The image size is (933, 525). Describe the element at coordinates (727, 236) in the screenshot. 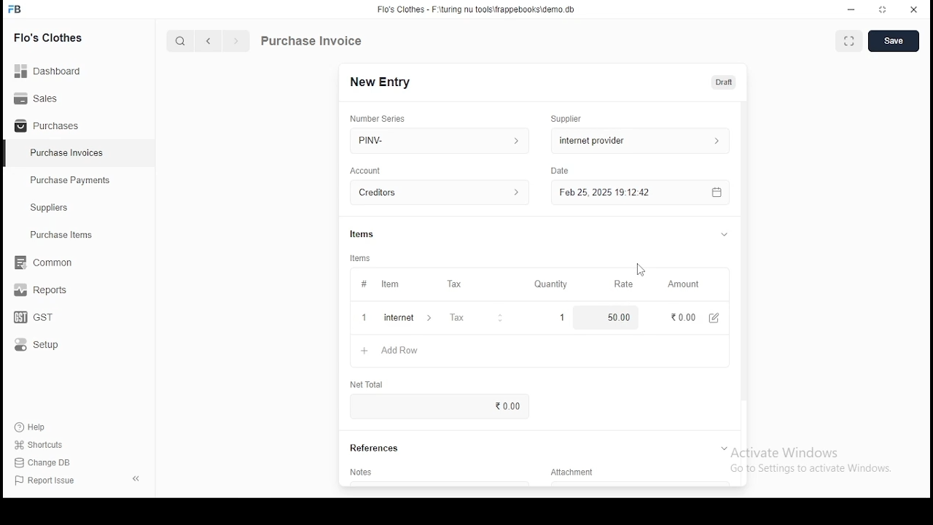

I see `tab` at that location.